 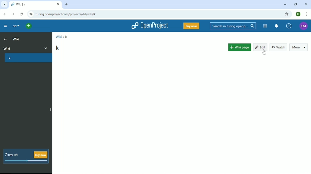 What do you see at coordinates (306, 14) in the screenshot?
I see `Customize and control google chrome` at bounding box center [306, 14].